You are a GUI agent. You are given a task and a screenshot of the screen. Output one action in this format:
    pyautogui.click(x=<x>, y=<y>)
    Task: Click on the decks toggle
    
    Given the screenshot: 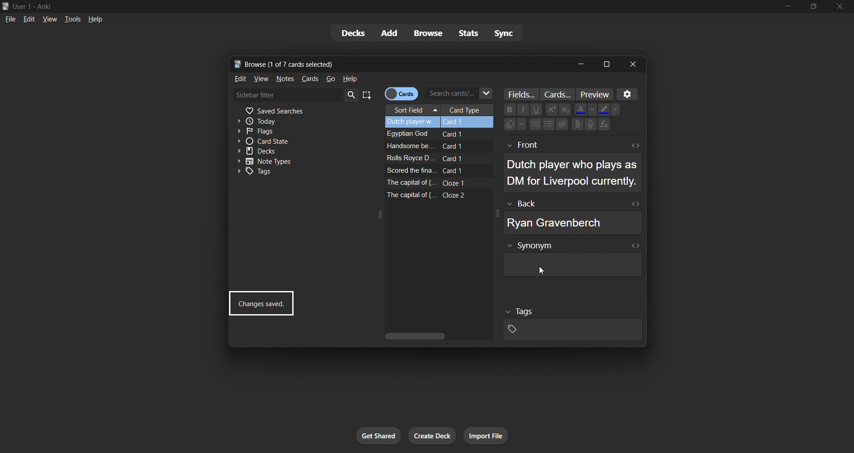 What is the action you would take?
    pyautogui.click(x=287, y=151)
    